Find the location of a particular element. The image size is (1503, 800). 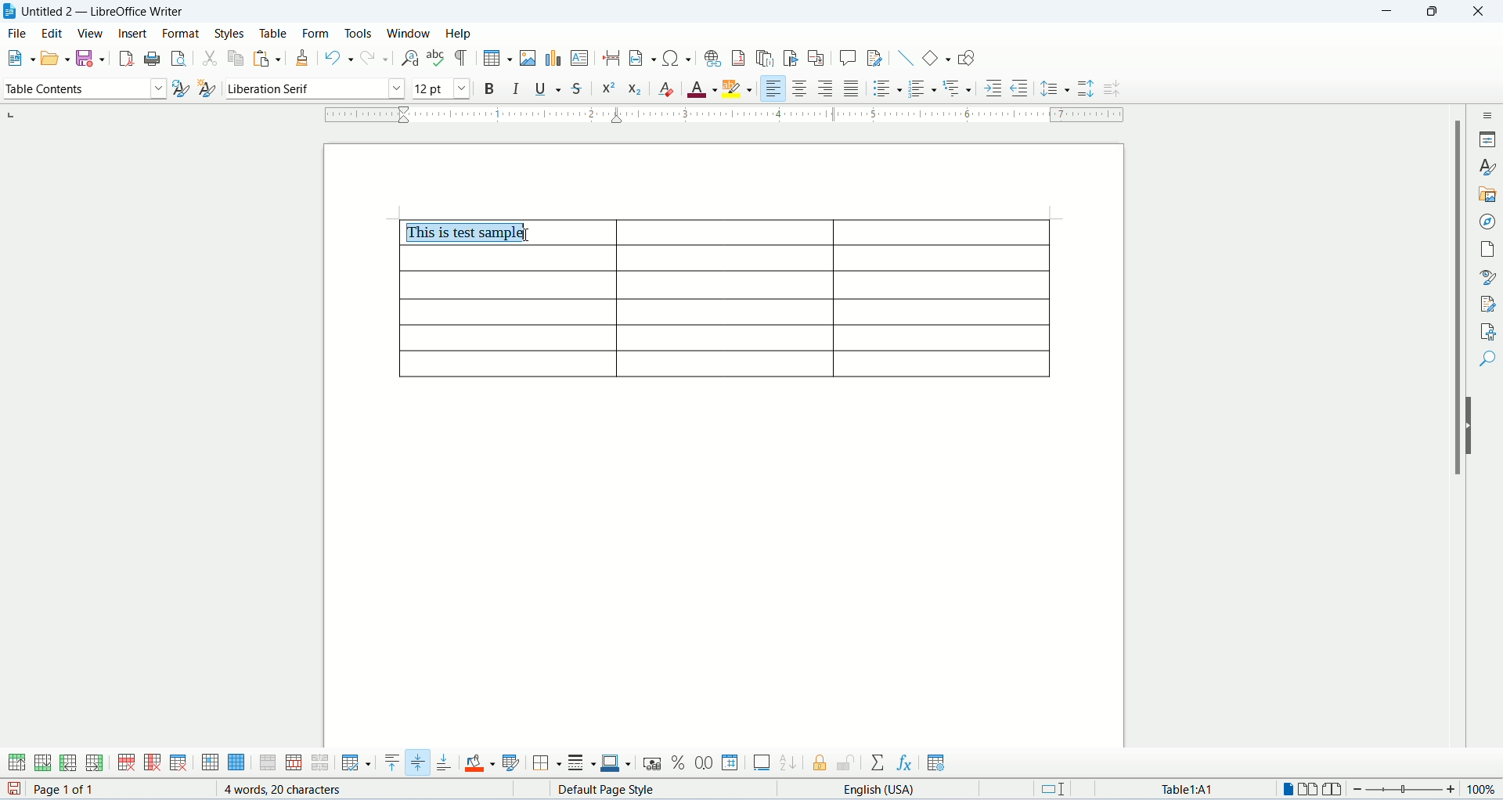

window is located at coordinates (410, 33).